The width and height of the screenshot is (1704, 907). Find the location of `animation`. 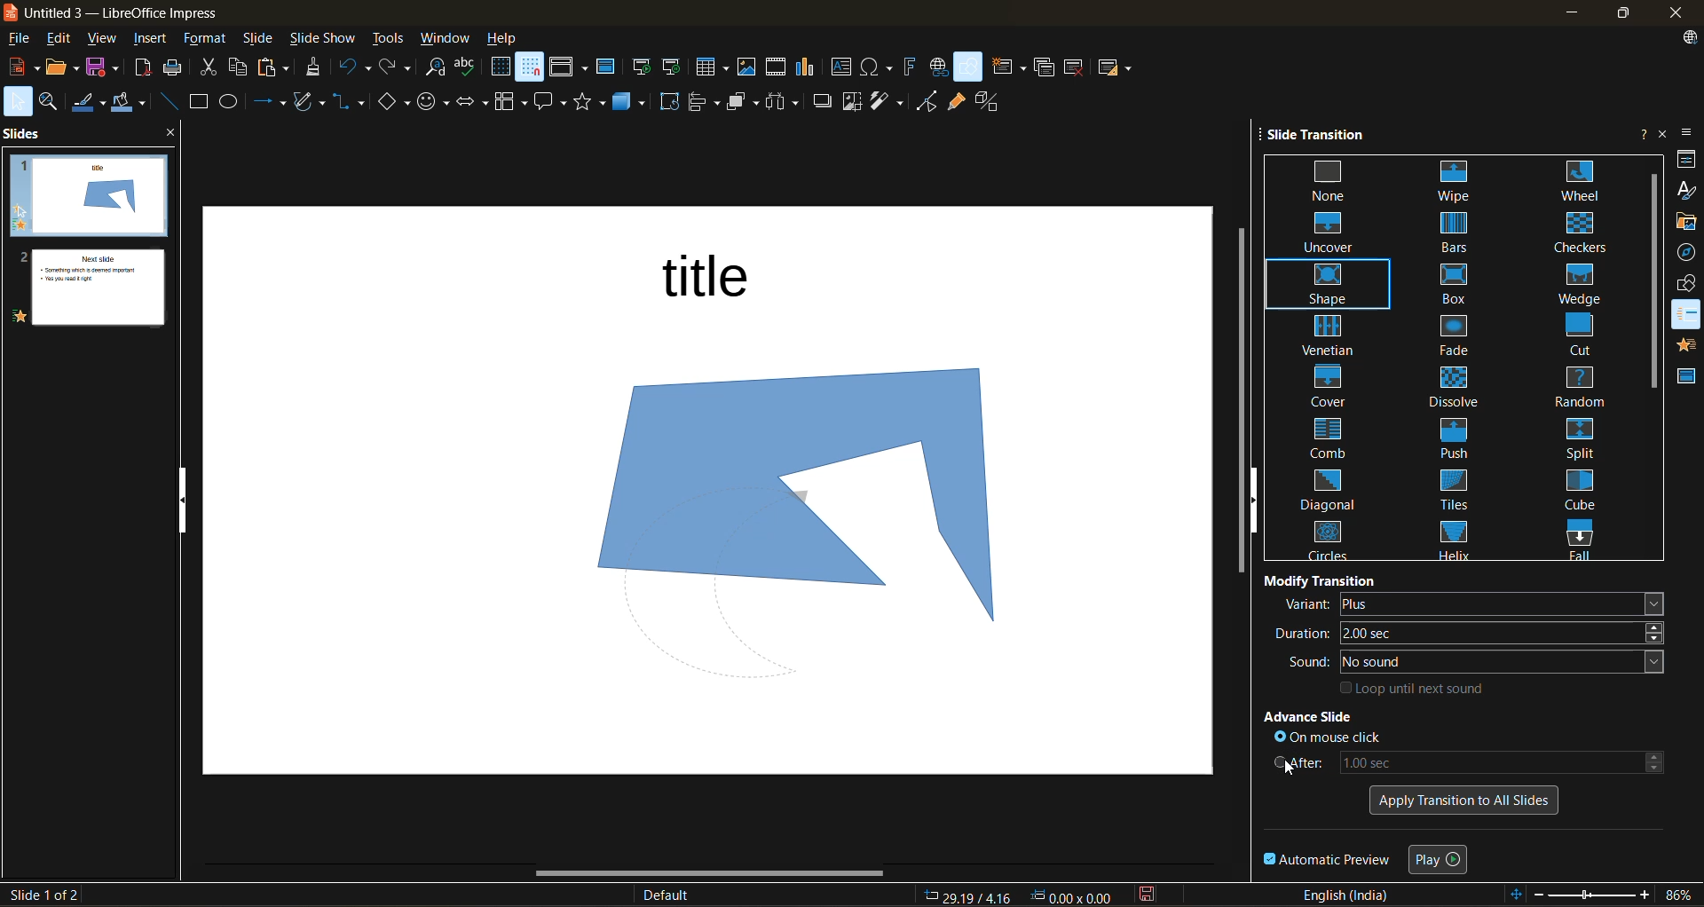

animation is located at coordinates (1686, 348).